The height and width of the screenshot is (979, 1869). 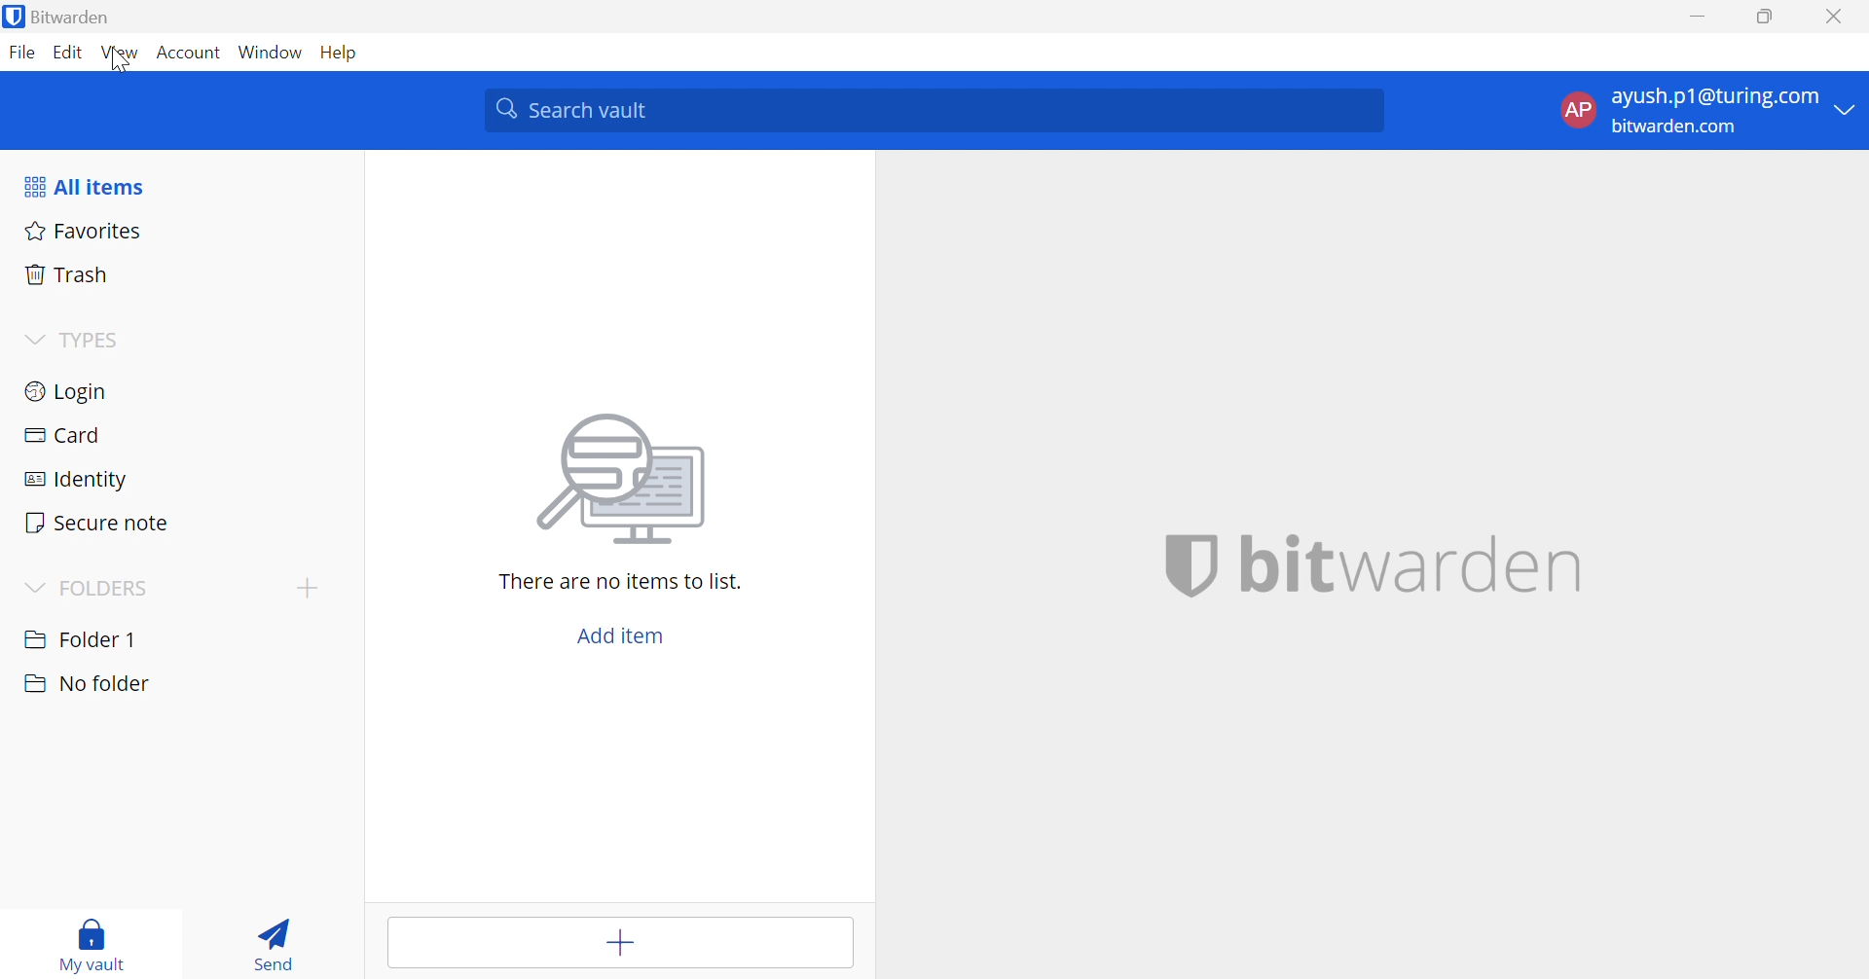 I want to click on Add item, so click(x=620, y=944).